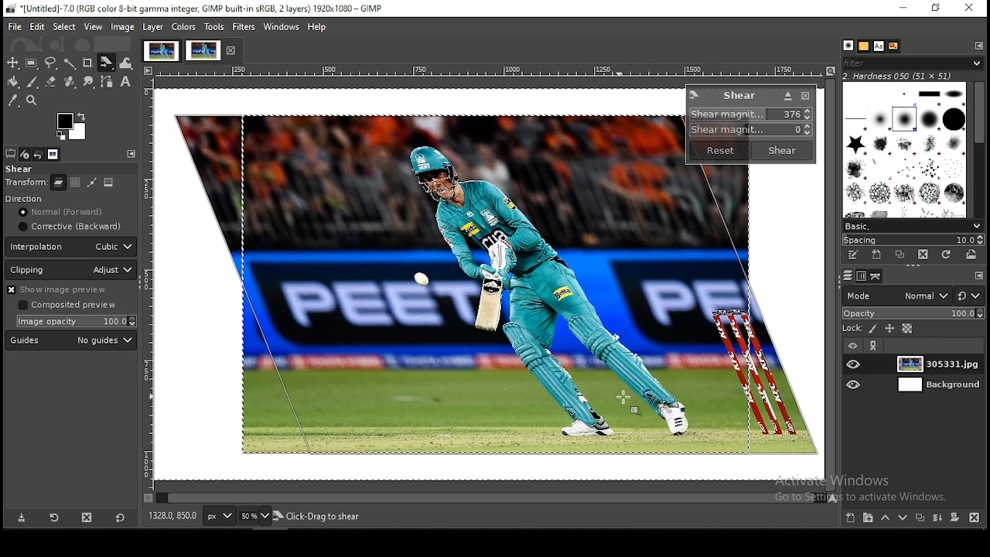 The width and height of the screenshot is (990, 557). What do you see at coordinates (161, 51) in the screenshot?
I see `project tab 1` at bounding box center [161, 51].